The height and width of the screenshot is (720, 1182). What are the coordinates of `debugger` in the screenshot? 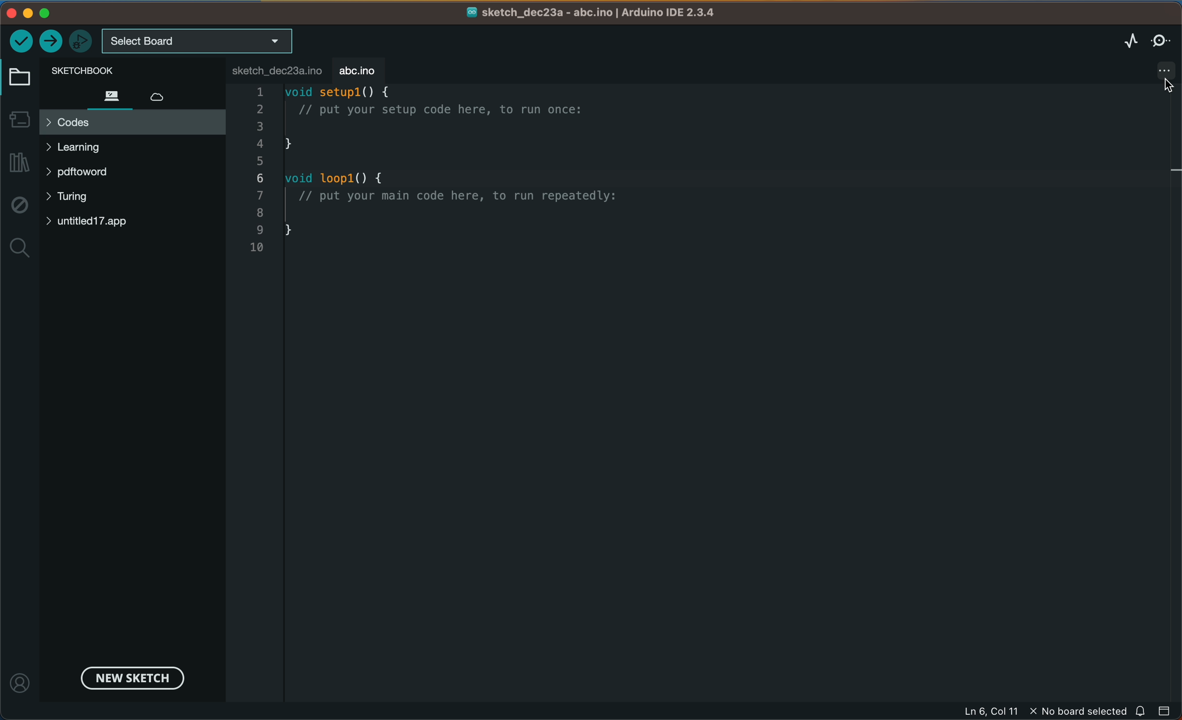 It's located at (79, 42).